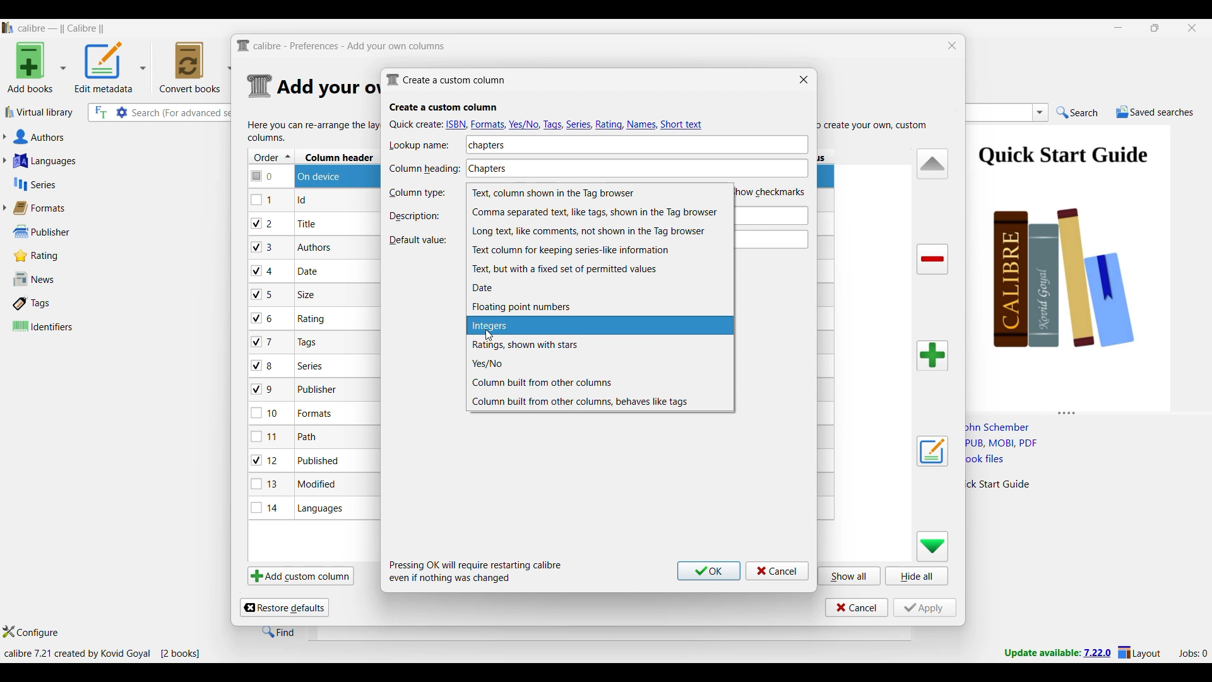 This screenshot has width=1212, height=682. I want to click on Integers, highlighted by cursor, so click(600, 326).